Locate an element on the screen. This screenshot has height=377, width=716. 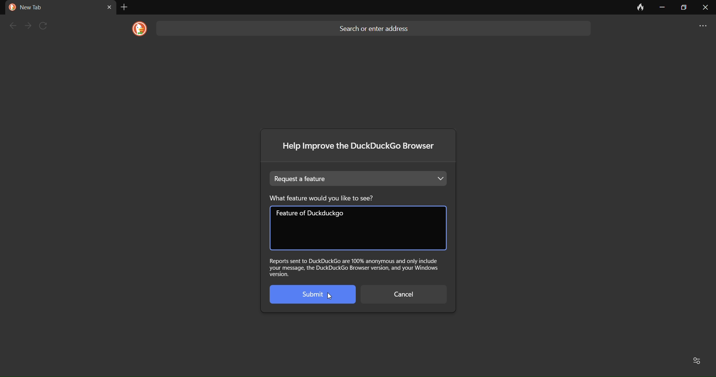
next is located at coordinates (29, 26).